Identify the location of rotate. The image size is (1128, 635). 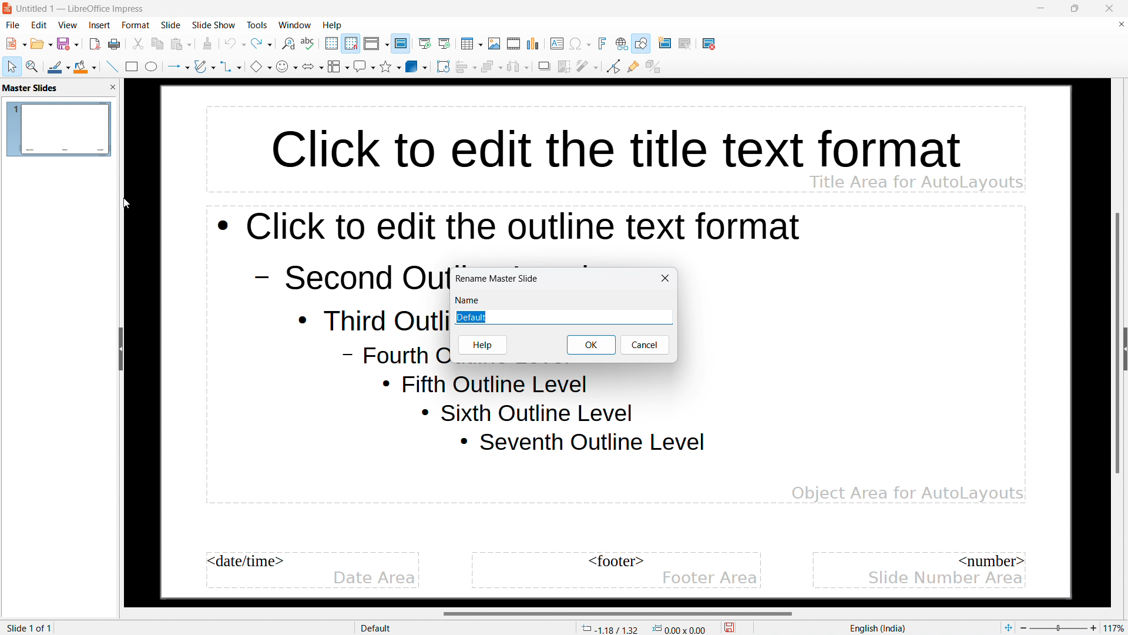
(443, 67).